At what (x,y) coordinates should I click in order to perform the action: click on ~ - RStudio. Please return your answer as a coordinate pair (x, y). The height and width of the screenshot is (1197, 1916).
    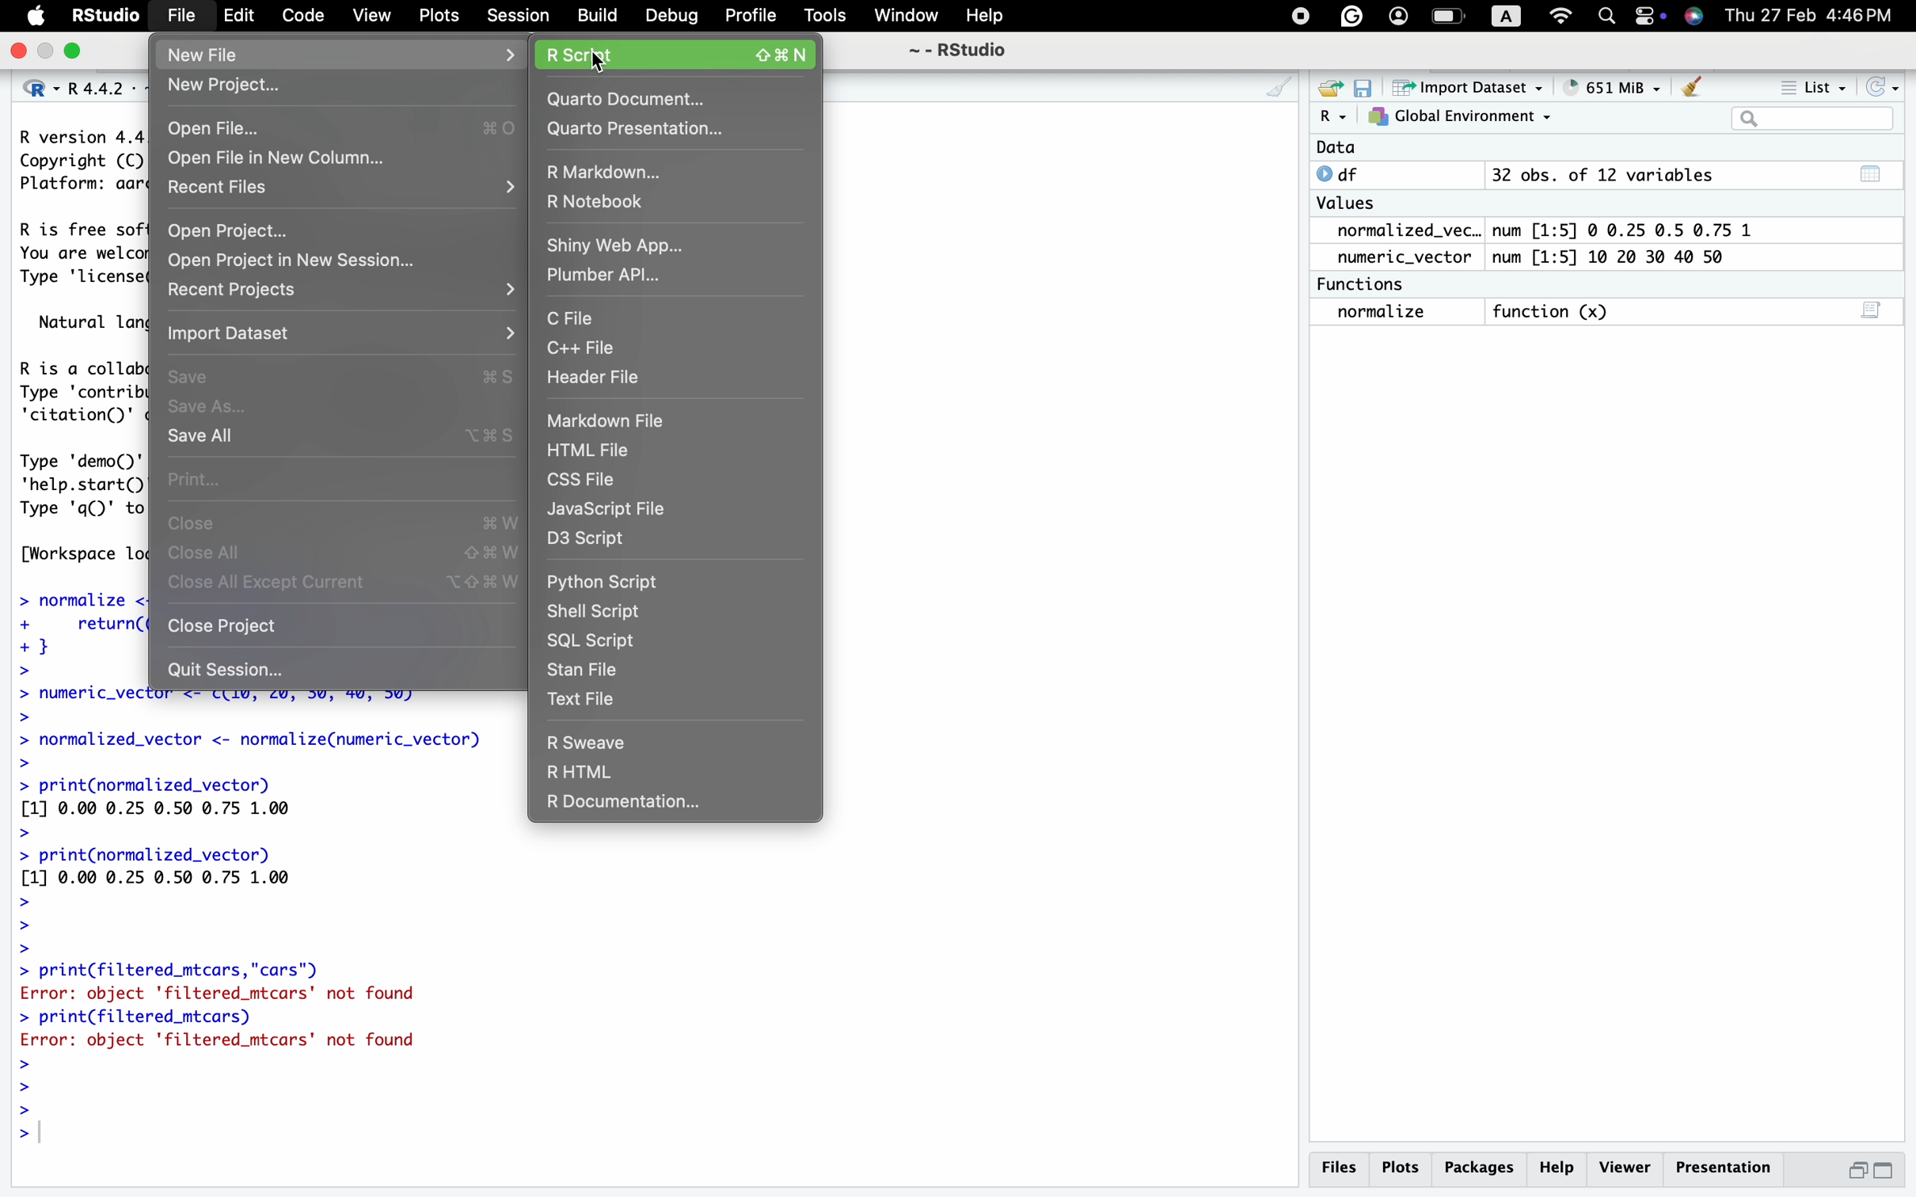
    Looking at the image, I should click on (959, 54).